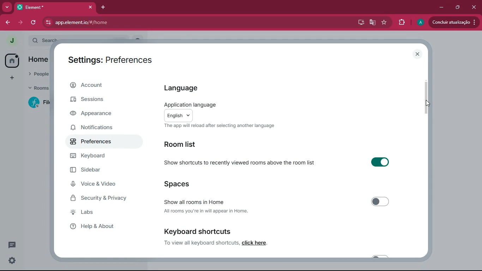 This screenshot has width=482, height=271. What do you see at coordinates (33, 23) in the screenshot?
I see `refresh` at bounding box center [33, 23].